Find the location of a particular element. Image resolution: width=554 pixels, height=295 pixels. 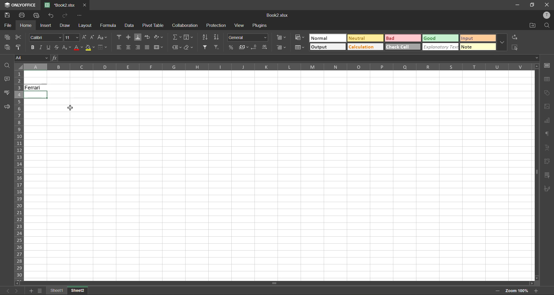

close is located at coordinates (547, 4).